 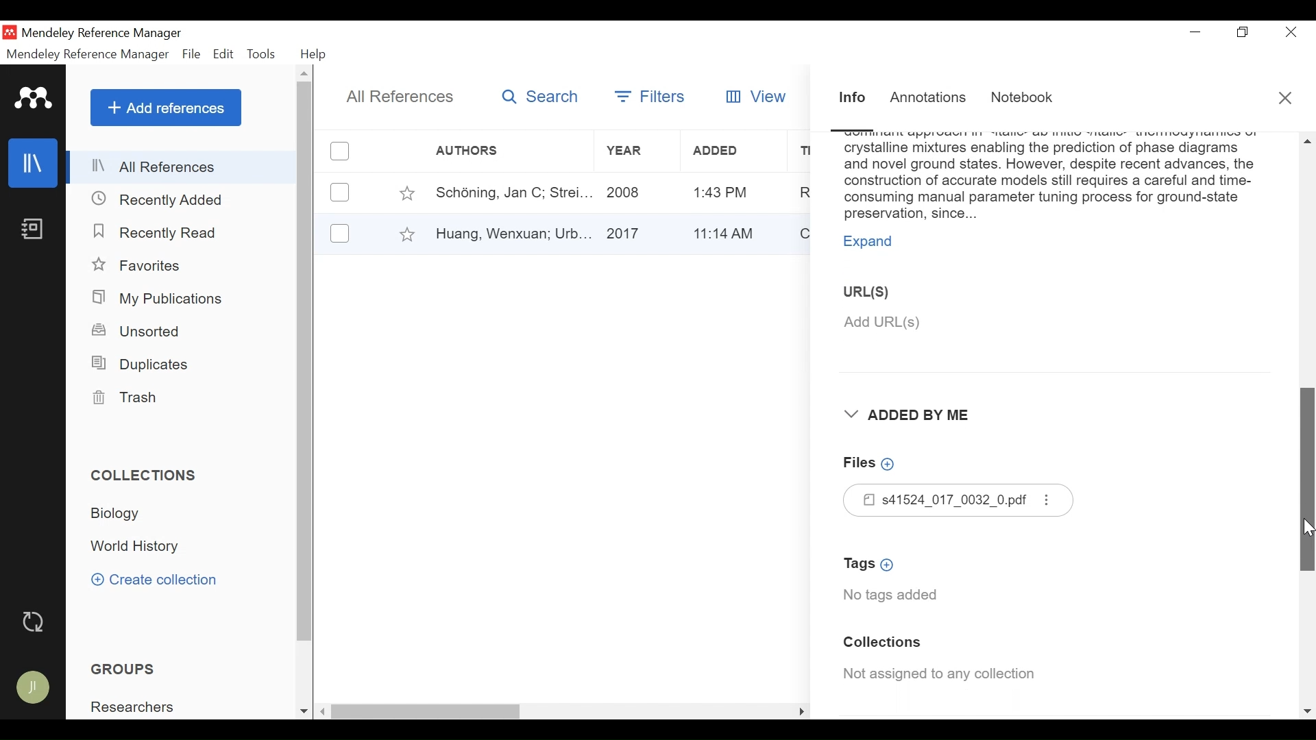 What do you see at coordinates (1245, 32) in the screenshot?
I see `Restore` at bounding box center [1245, 32].